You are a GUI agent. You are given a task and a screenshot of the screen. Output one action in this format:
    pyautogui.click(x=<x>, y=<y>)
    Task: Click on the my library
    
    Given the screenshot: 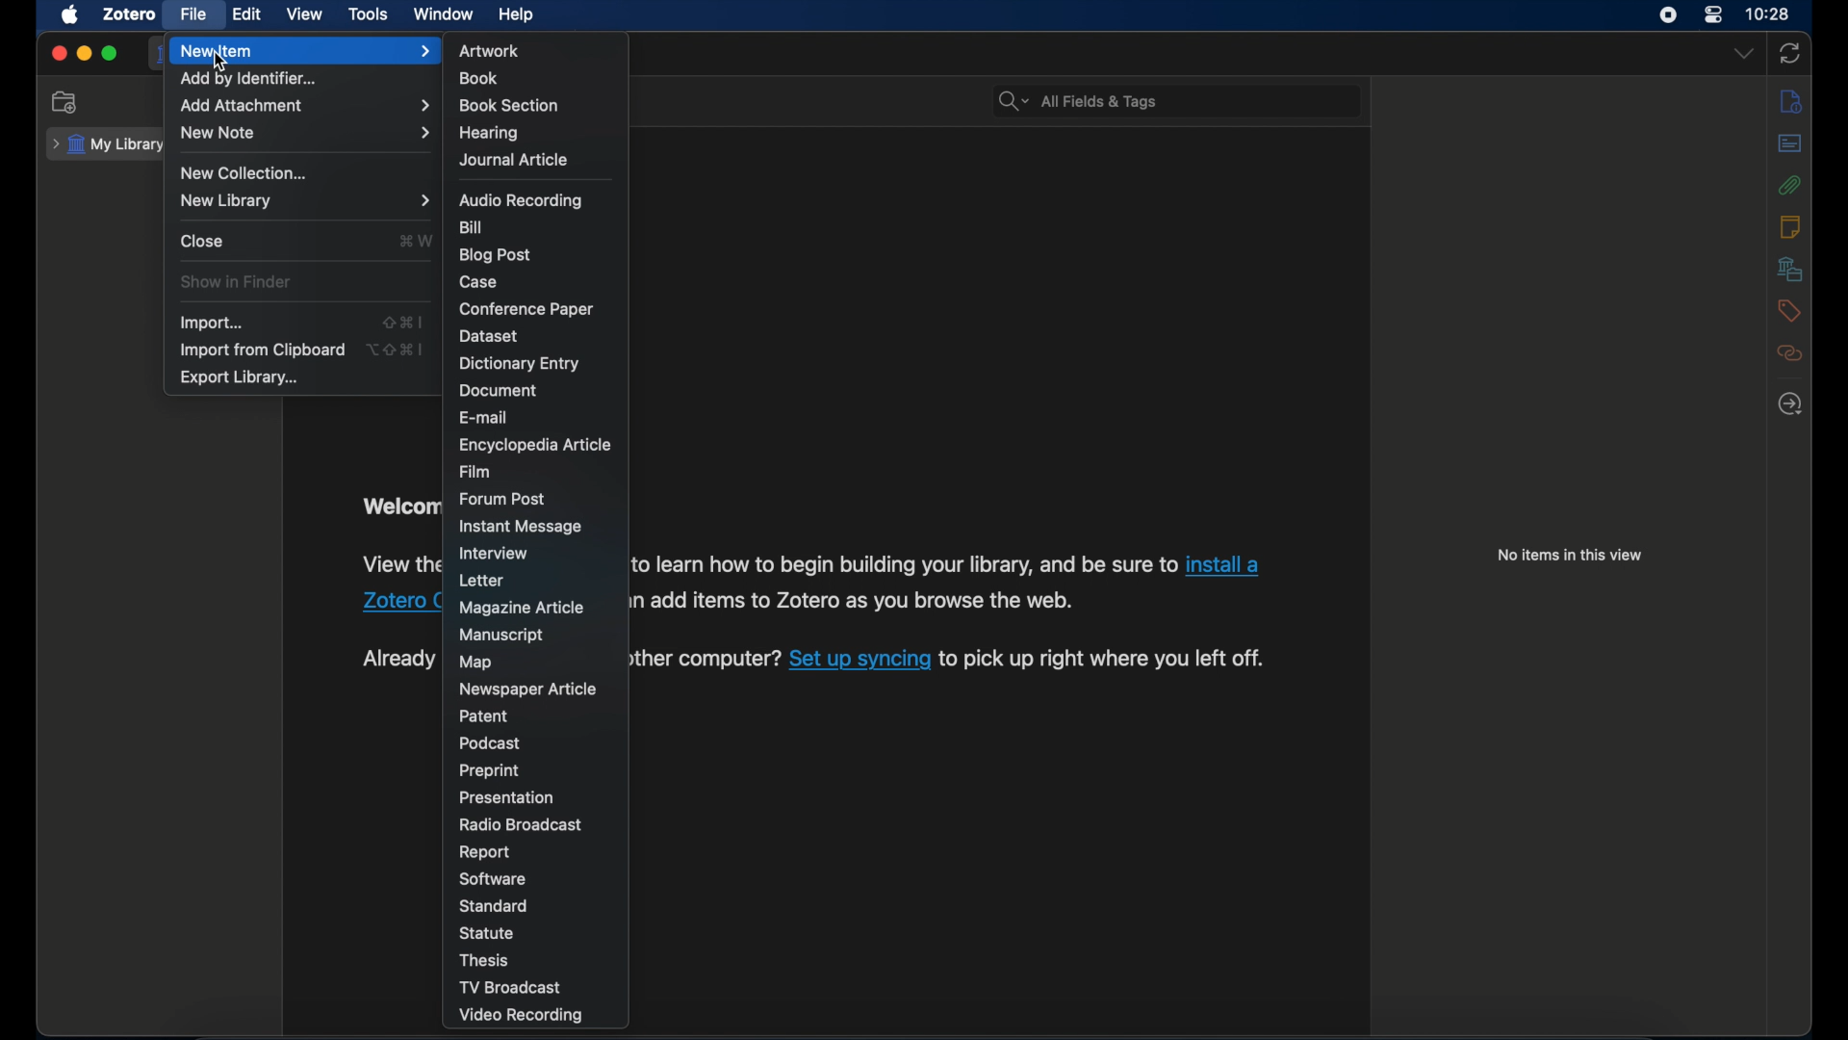 What is the action you would take?
    pyautogui.click(x=109, y=145)
    